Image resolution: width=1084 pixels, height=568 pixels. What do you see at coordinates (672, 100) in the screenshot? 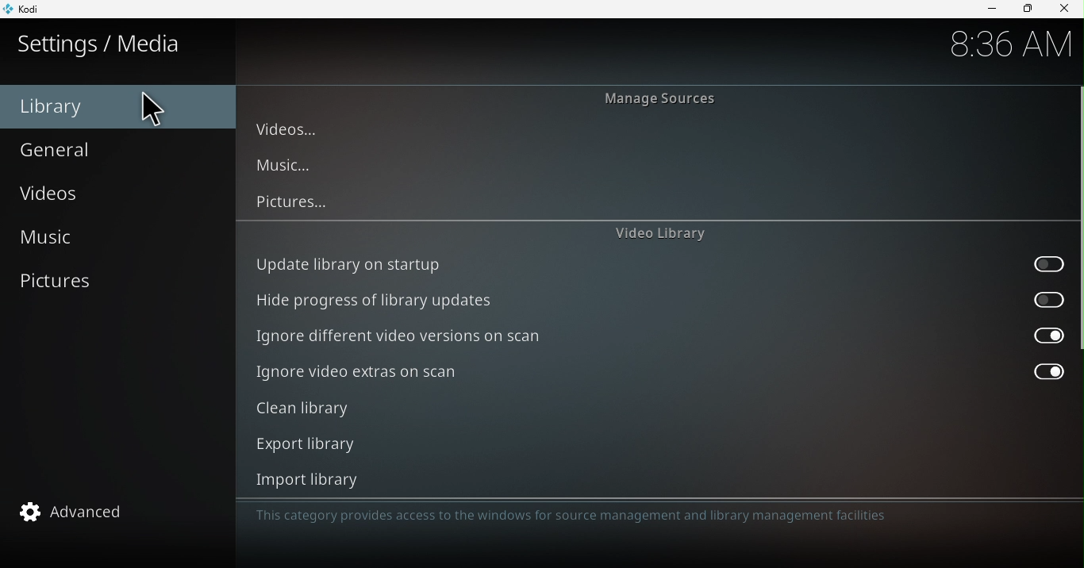
I see `Manage sources` at bounding box center [672, 100].